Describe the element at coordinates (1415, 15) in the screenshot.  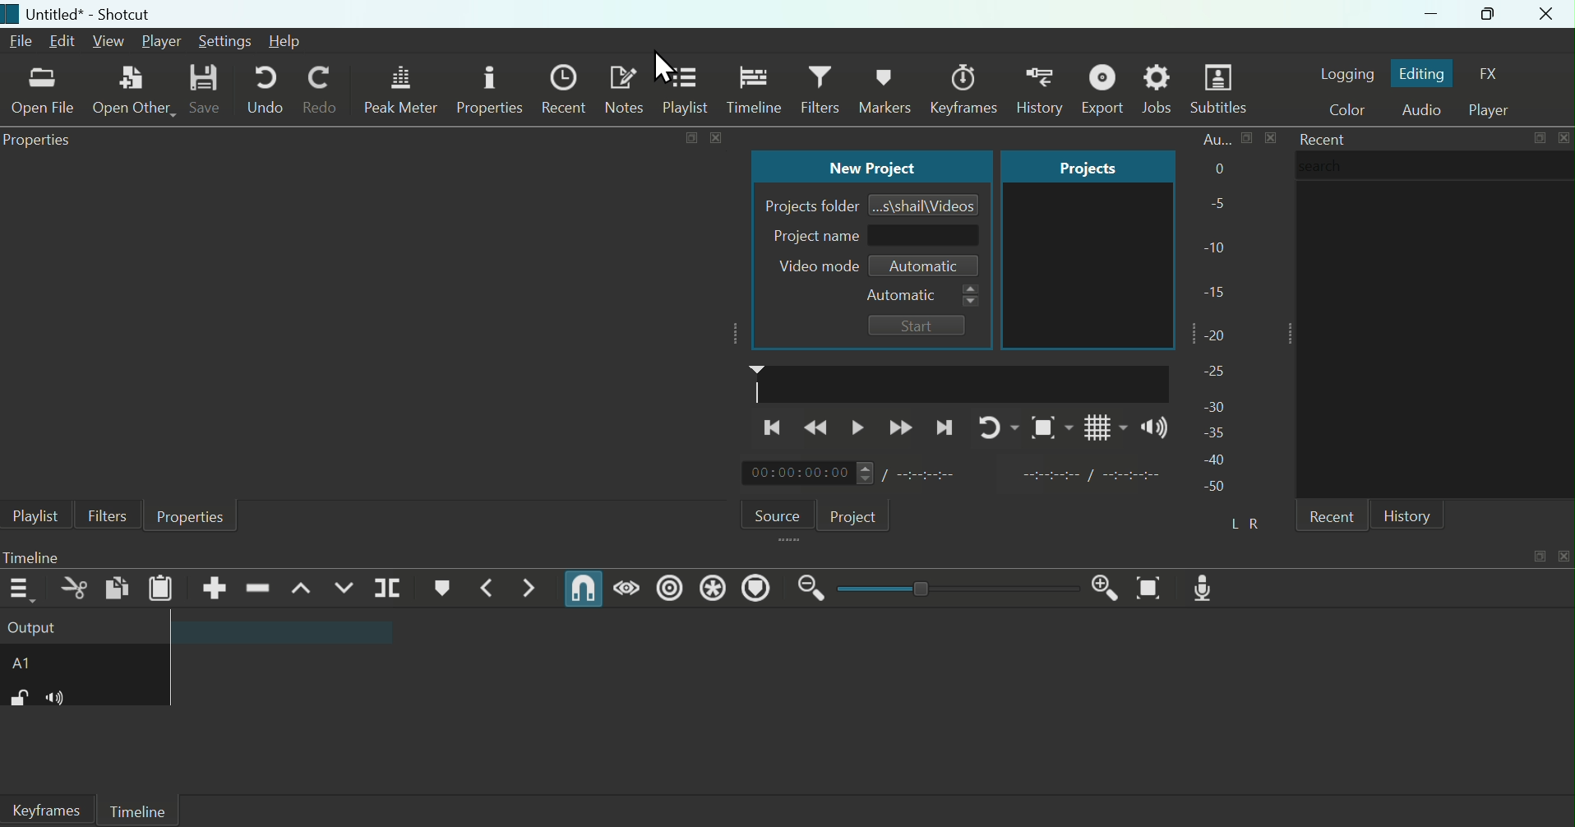
I see `Minimize` at that location.